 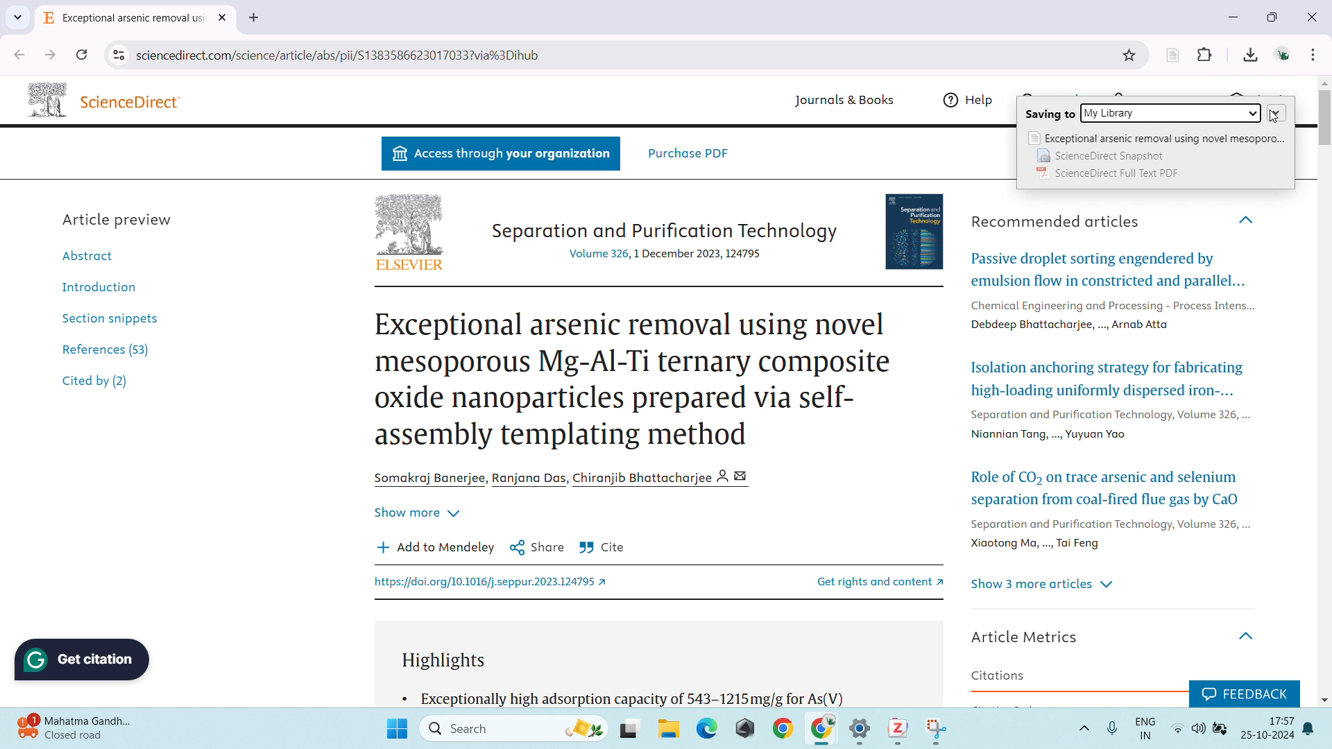 What do you see at coordinates (1323, 126) in the screenshot?
I see `scrollbar` at bounding box center [1323, 126].